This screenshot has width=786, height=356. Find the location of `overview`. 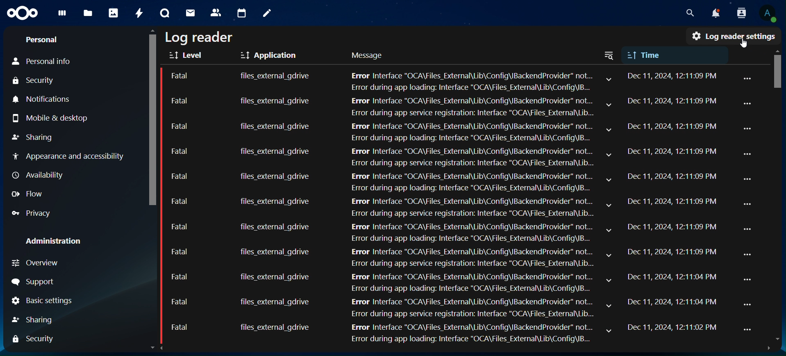

overview is located at coordinates (37, 262).